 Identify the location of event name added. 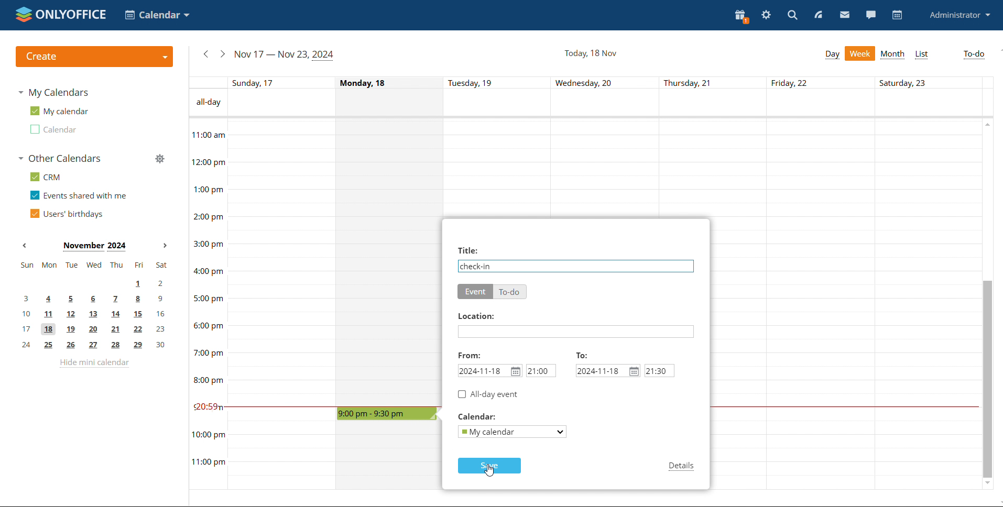
(477, 266).